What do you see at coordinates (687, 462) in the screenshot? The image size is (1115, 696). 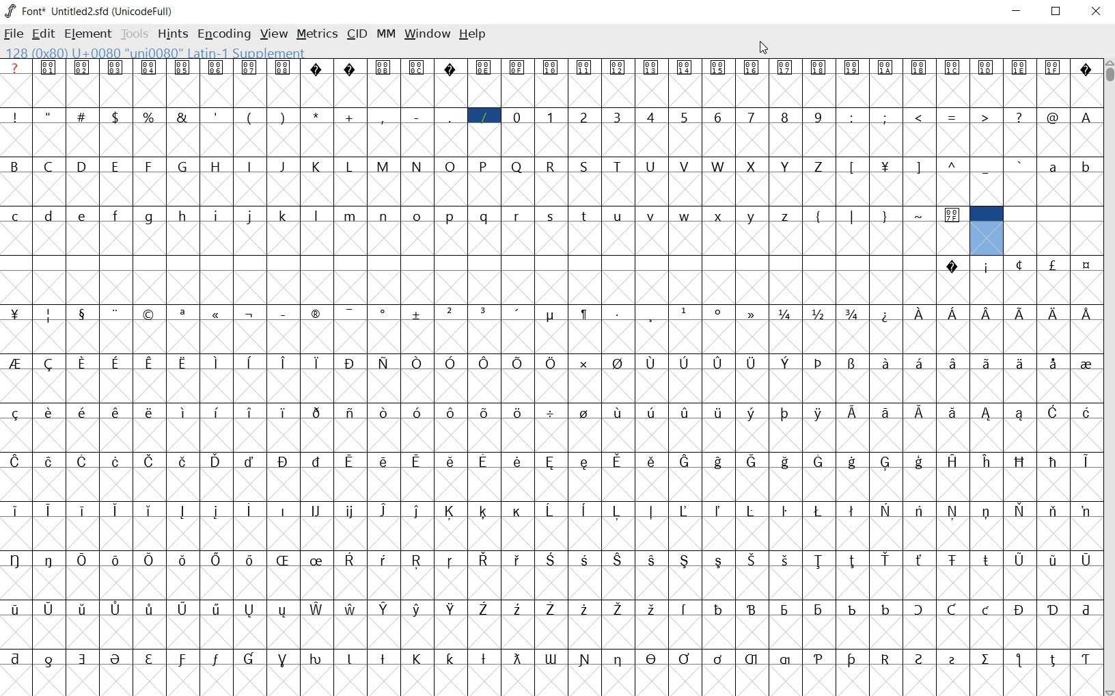 I see `Symbol` at bounding box center [687, 462].